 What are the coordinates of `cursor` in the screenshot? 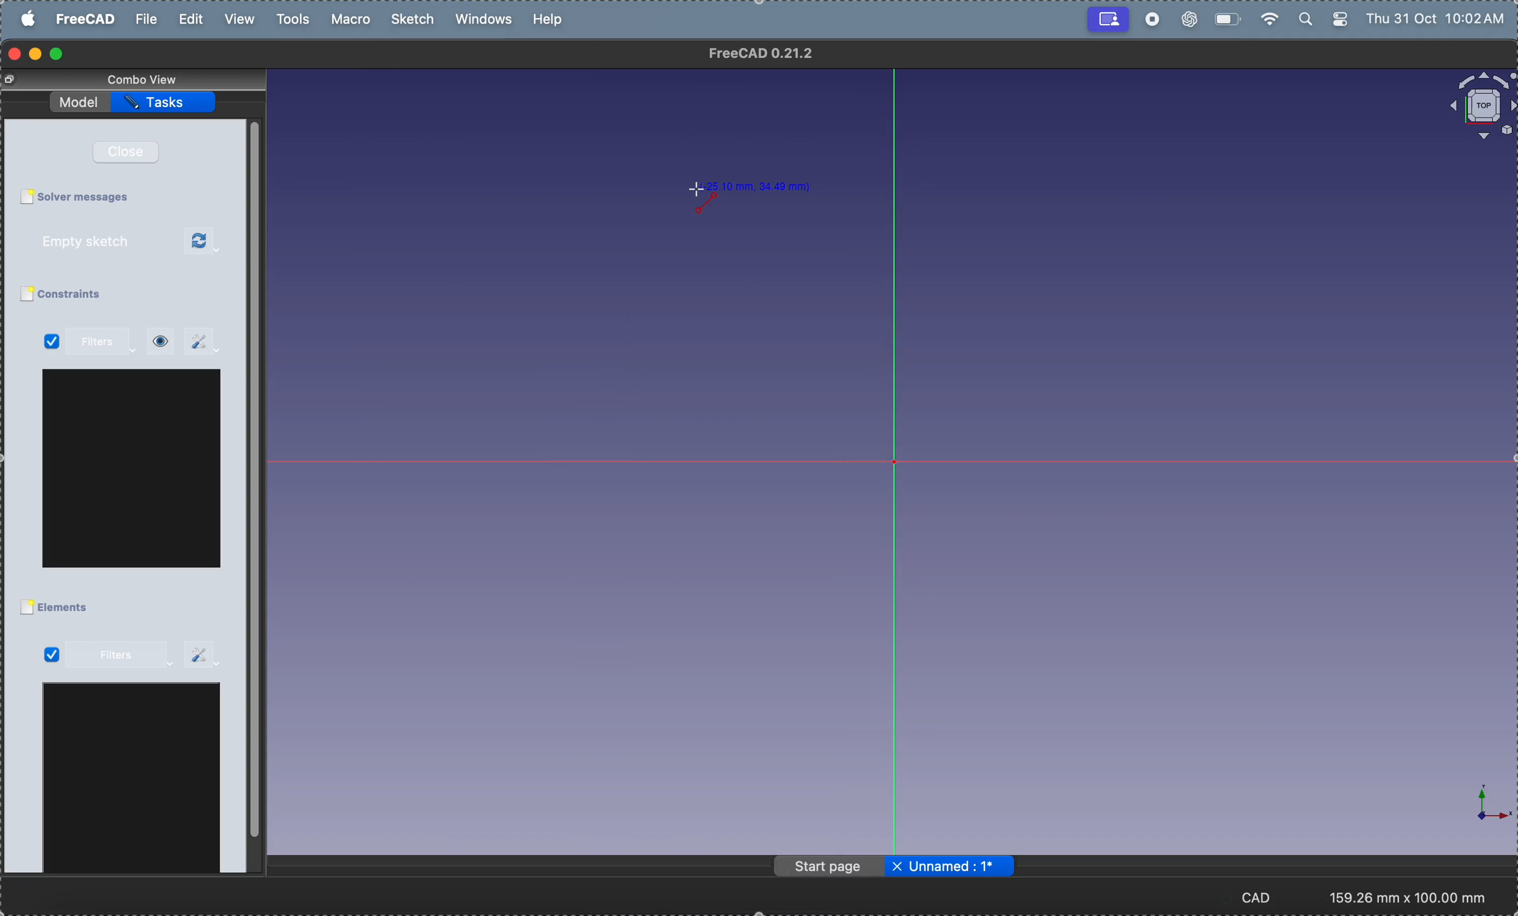 It's located at (696, 191).